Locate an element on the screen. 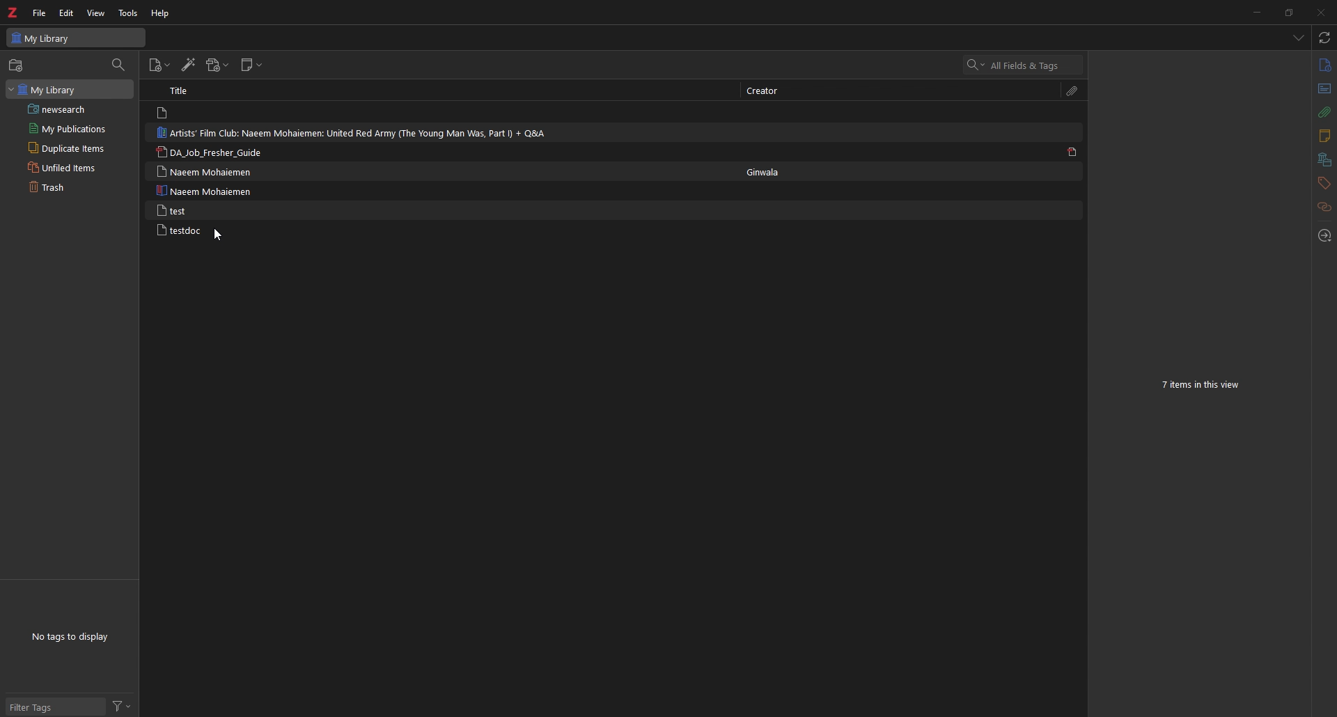 The image size is (1337, 717). My Library is located at coordinates (77, 38).